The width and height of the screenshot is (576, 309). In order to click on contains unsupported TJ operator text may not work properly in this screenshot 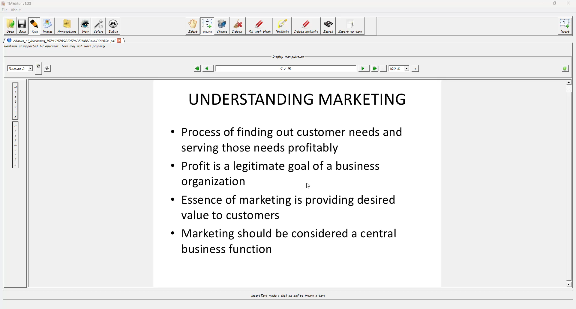, I will do `click(56, 47)`.